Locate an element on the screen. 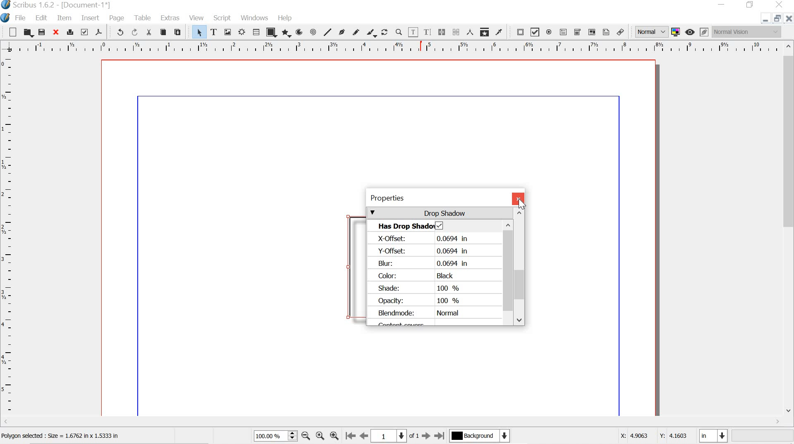 The image size is (794, 444). zoom in or out is located at coordinates (399, 32).